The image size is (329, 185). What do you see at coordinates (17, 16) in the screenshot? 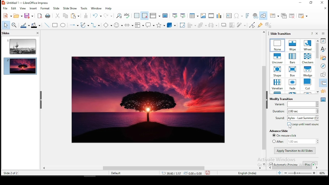
I see `open` at bounding box center [17, 16].